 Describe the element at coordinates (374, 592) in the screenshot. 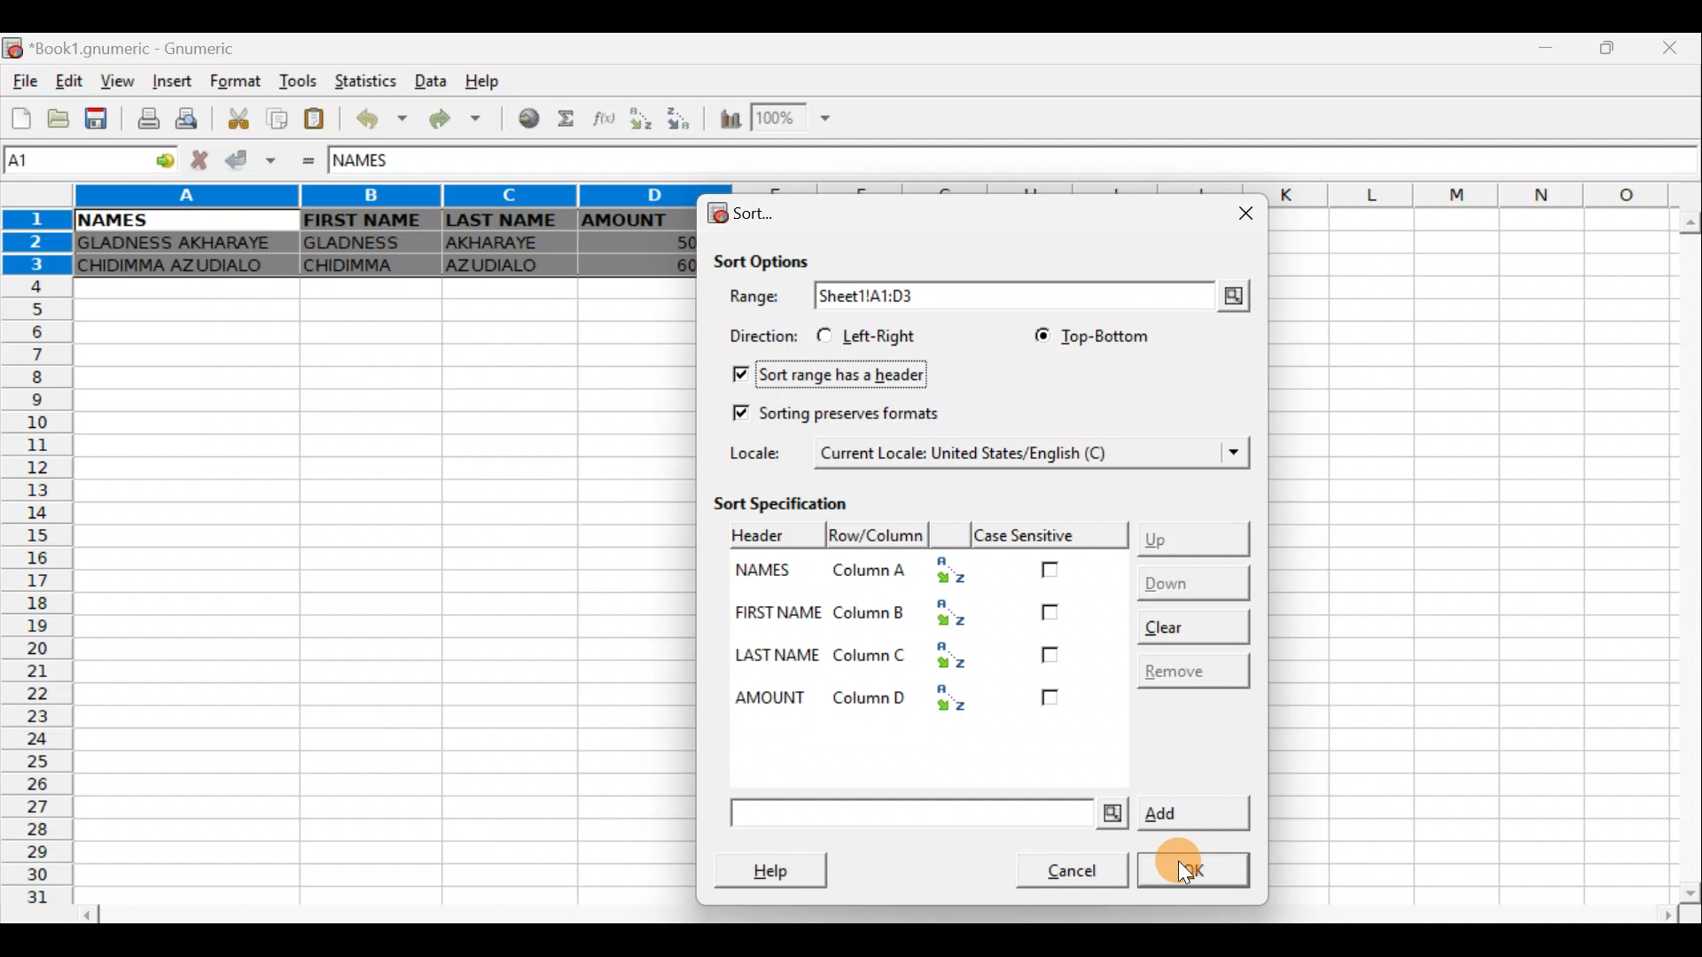

I see `Cells` at that location.